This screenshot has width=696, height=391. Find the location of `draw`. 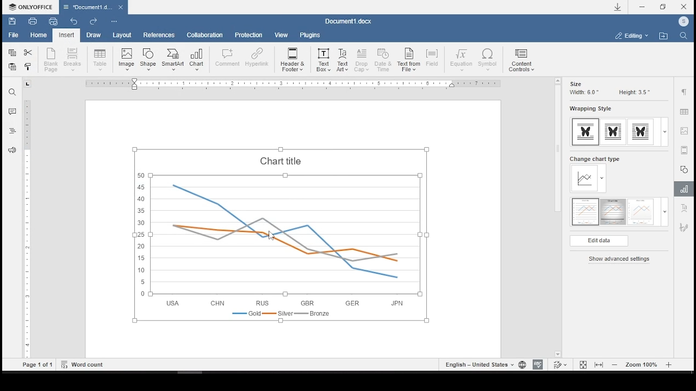

draw is located at coordinates (94, 35).